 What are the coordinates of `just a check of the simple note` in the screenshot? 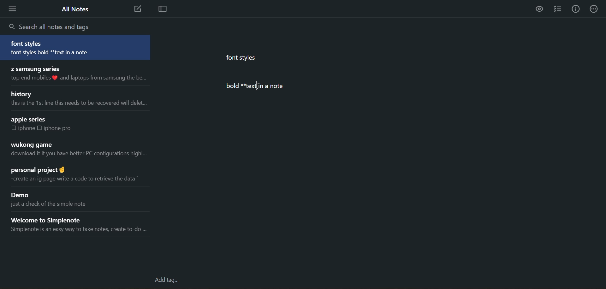 It's located at (55, 206).